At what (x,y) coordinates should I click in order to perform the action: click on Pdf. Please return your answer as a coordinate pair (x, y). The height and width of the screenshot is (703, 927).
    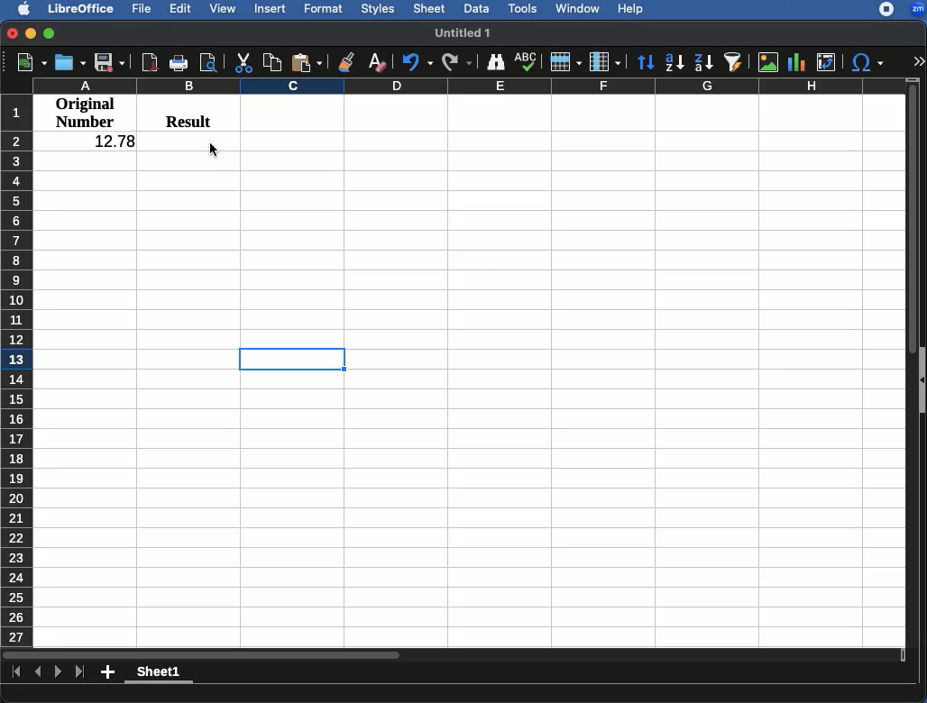
    Looking at the image, I should click on (149, 61).